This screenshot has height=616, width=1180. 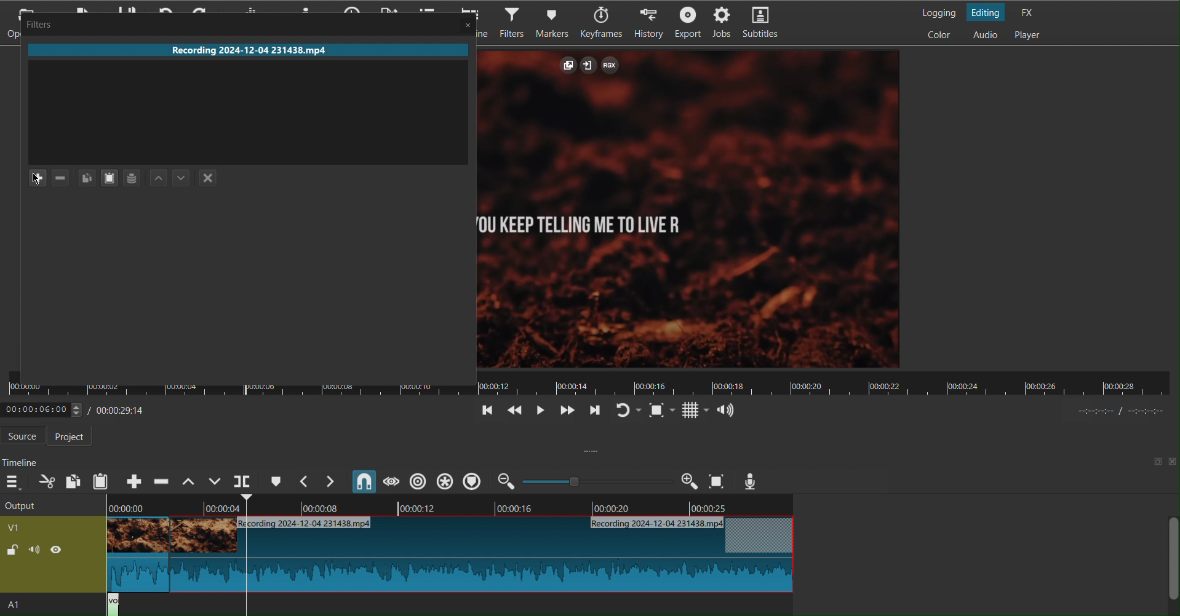 What do you see at coordinates (161, 481) in the screenshot?
I see `Ripple Delete` at bounding box center [161, 481].